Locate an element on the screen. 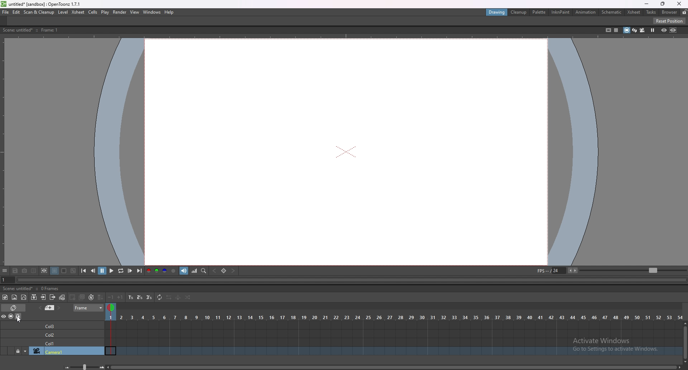  first frame is located at coordinates (84, 271).